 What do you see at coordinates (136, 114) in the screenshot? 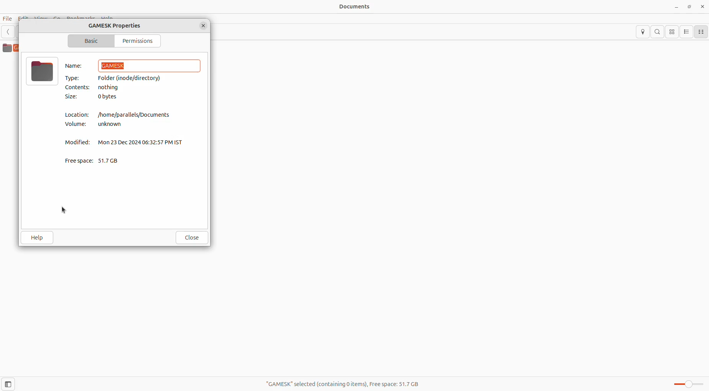
I see `/home/parallels/Documents` at bounding box center [136, 114].